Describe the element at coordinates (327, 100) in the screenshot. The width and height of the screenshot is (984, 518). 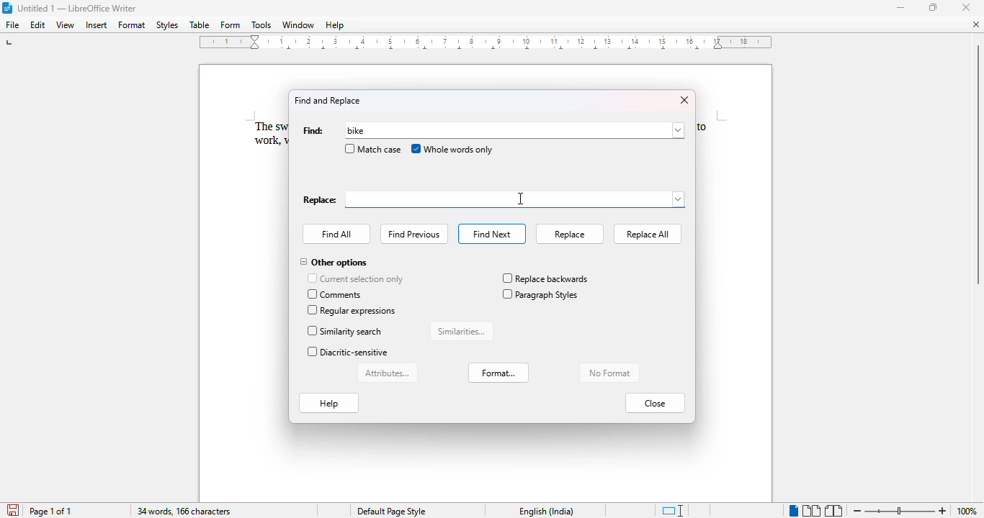
I see `find and replace` at that location.